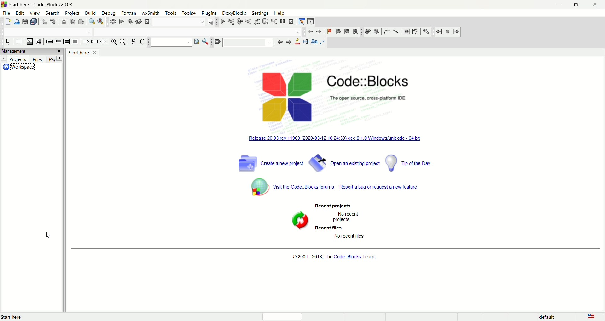 The image size is (605, 321). I want to click on match case, so click(315, 41).